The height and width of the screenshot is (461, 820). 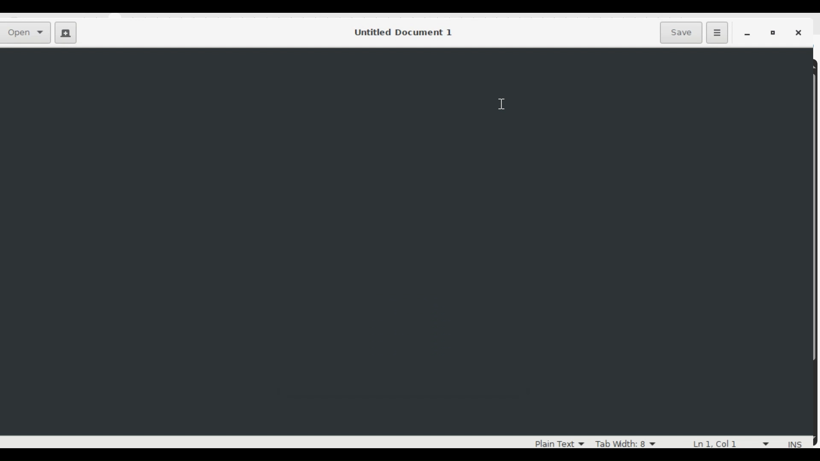 What do you see at coordinates (796, 444) in the screenshot?
I see `INS` at bounding box center [796, 444].